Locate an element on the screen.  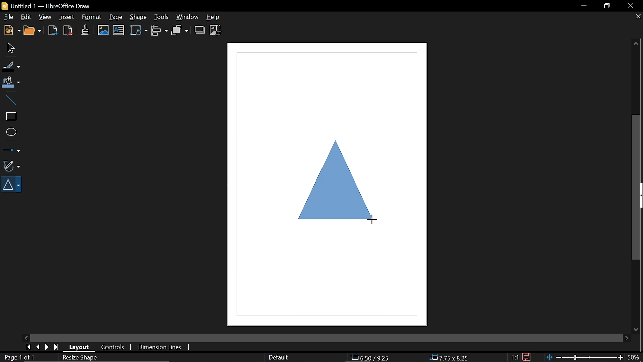
Move down is located at coordinates (635, 329).